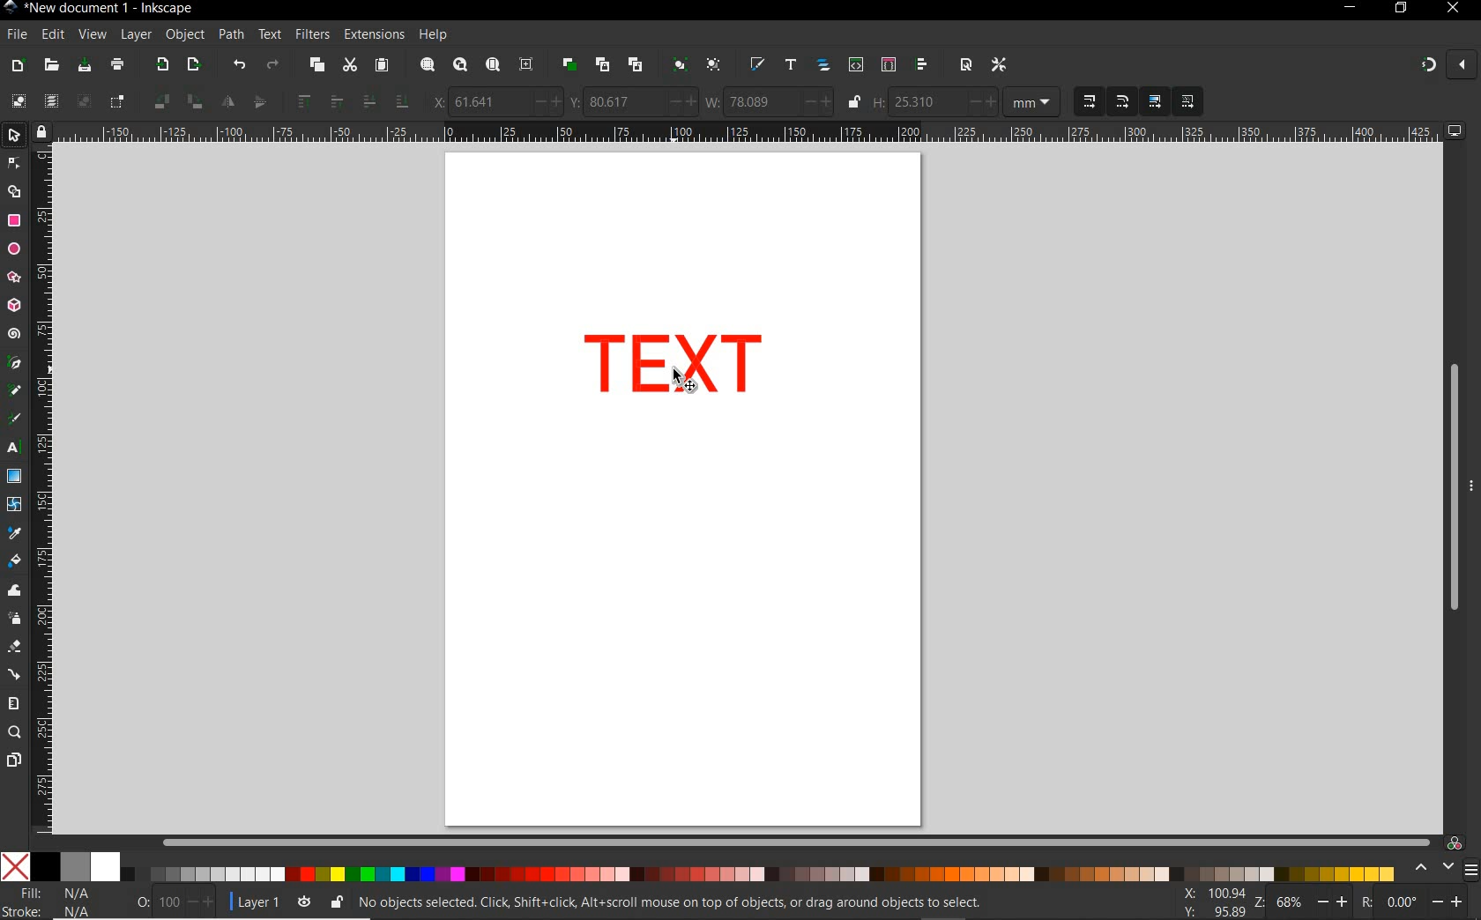  I want to click on help, so click(434, 35).